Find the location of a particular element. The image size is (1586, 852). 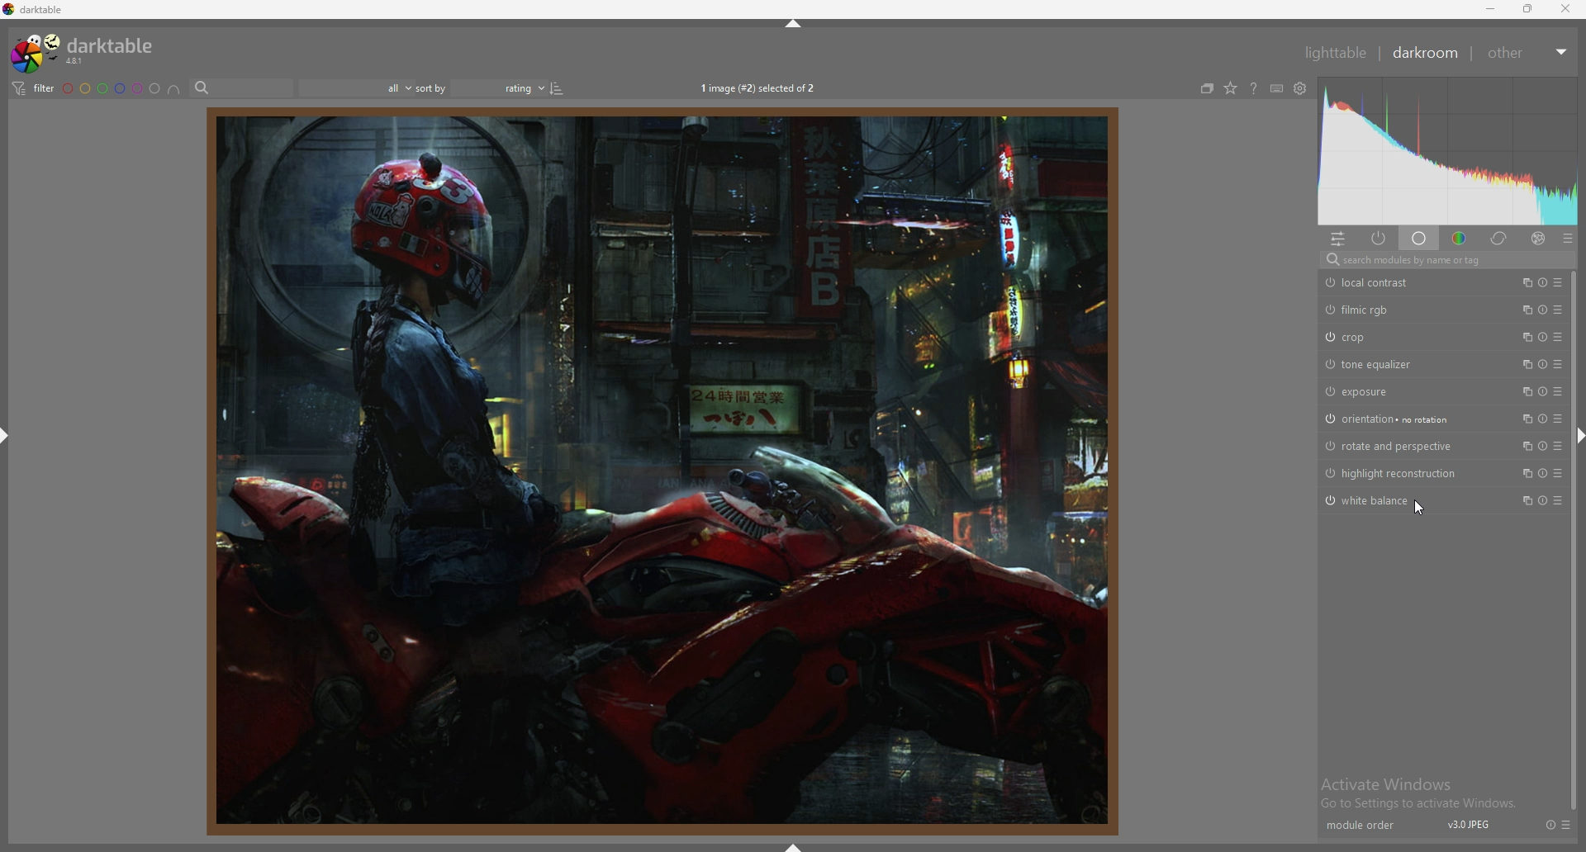

presets is located at coordinates (1558, 500).